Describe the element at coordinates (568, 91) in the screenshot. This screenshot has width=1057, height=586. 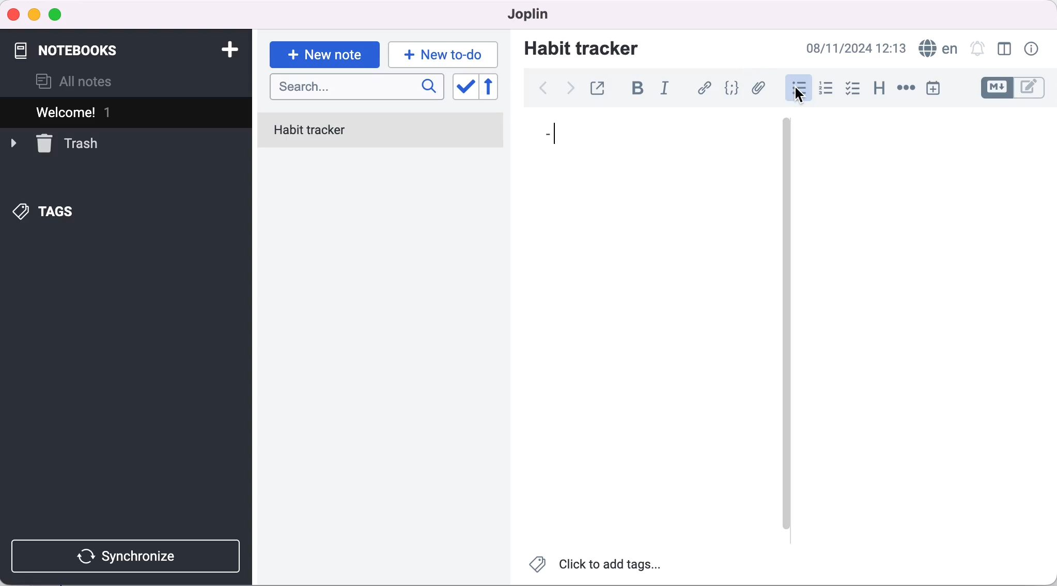
I see `forward` at that location.